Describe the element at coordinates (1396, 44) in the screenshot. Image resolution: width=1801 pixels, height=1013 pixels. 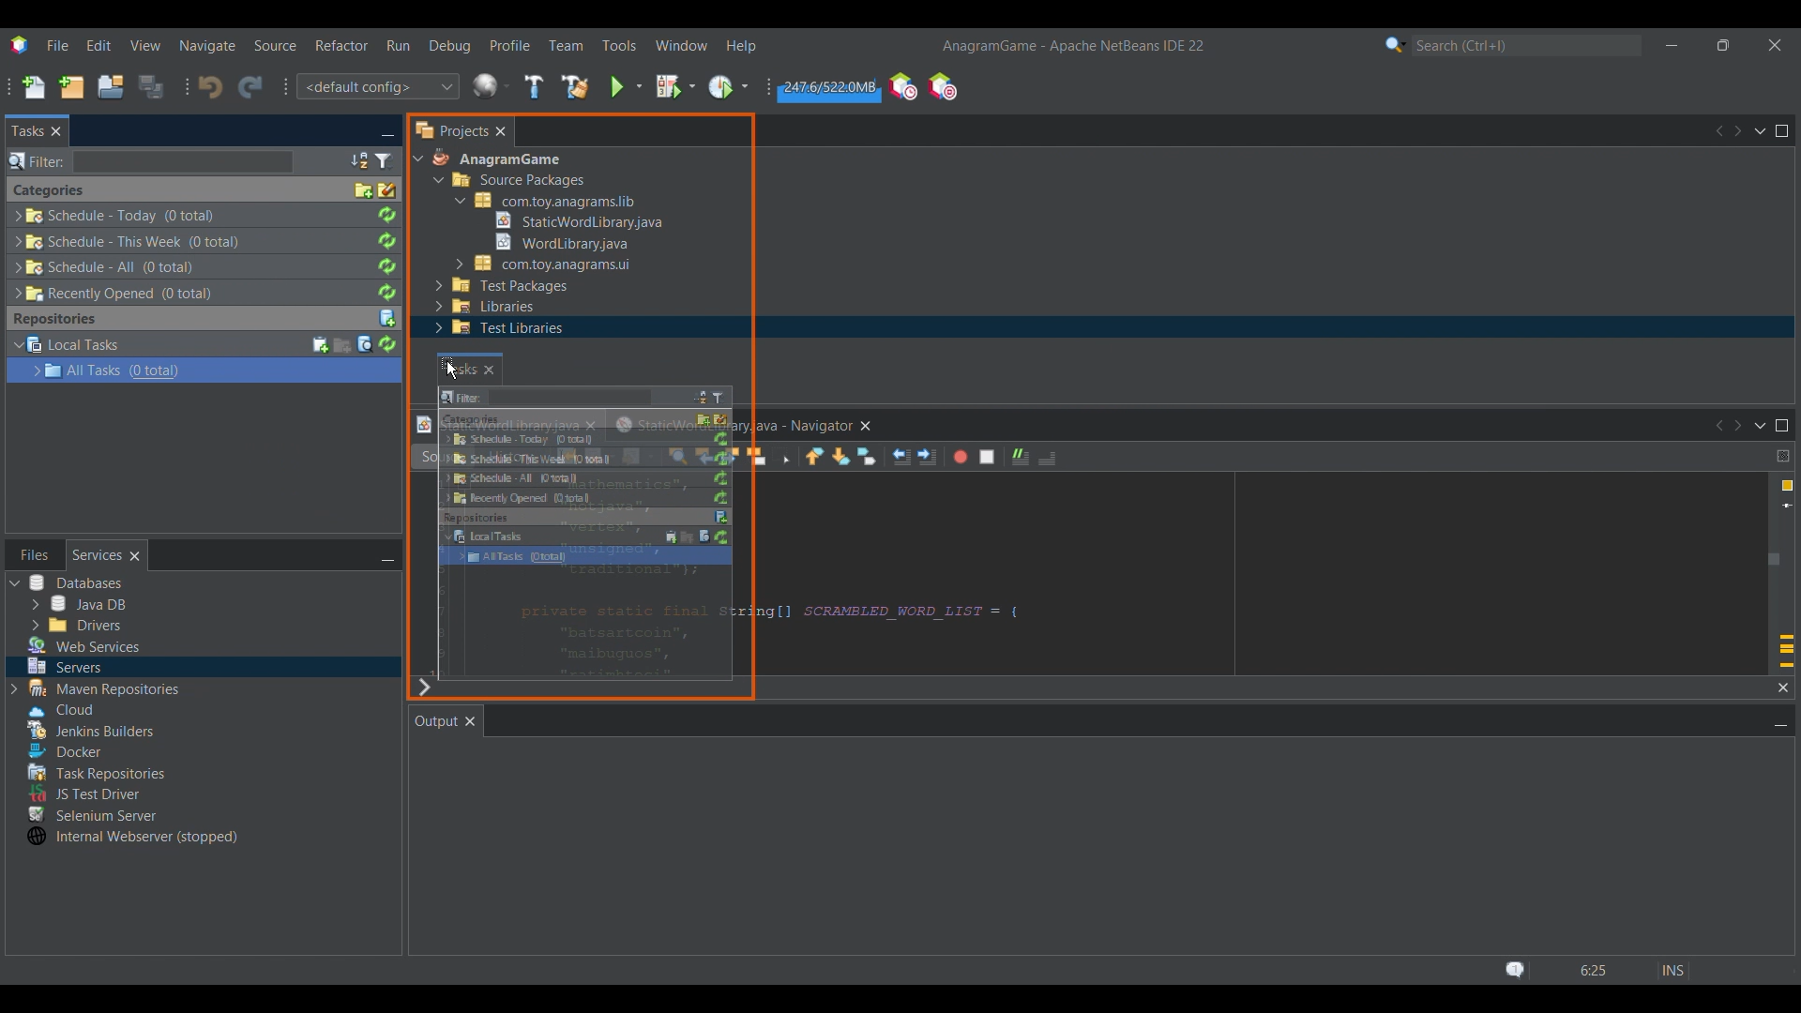
I see `Search category selection` at that location.